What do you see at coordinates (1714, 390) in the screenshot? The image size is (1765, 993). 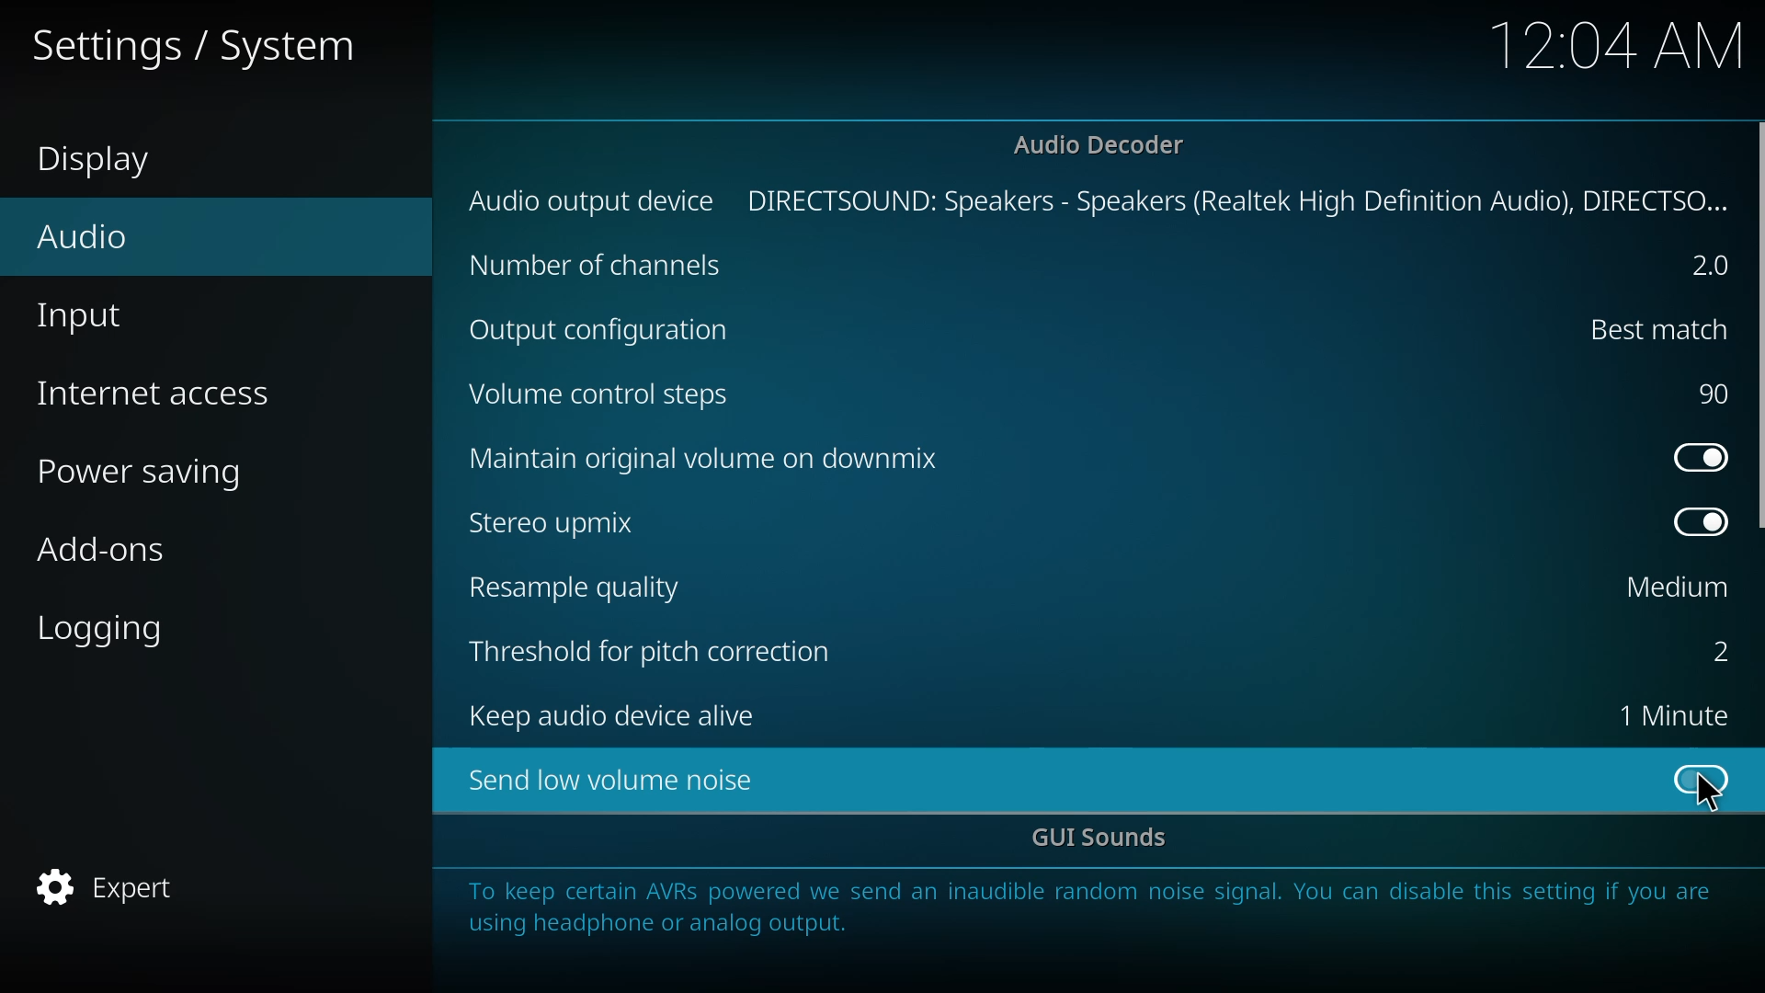 I see `90` at bounding box center [1714, 390].